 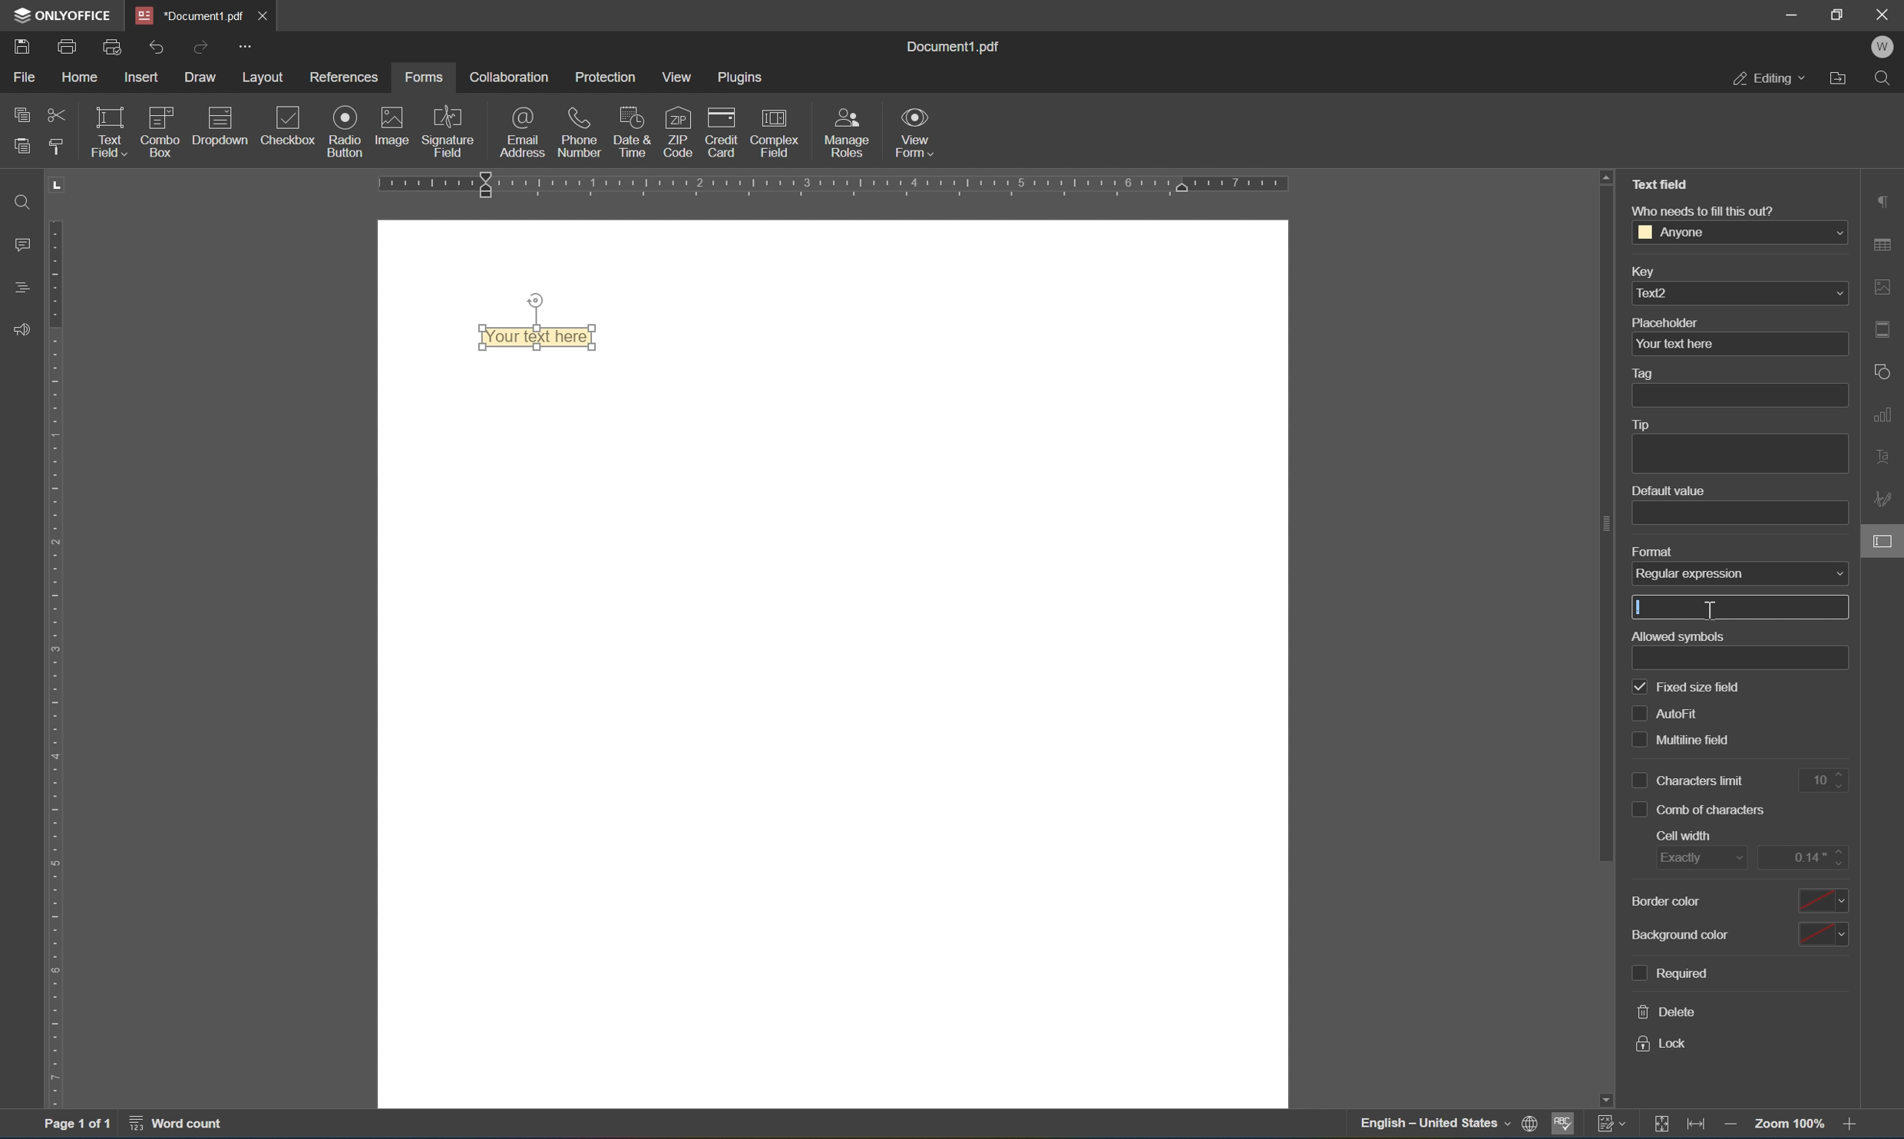 I want to click on background color, so click(x=1679, y=933).